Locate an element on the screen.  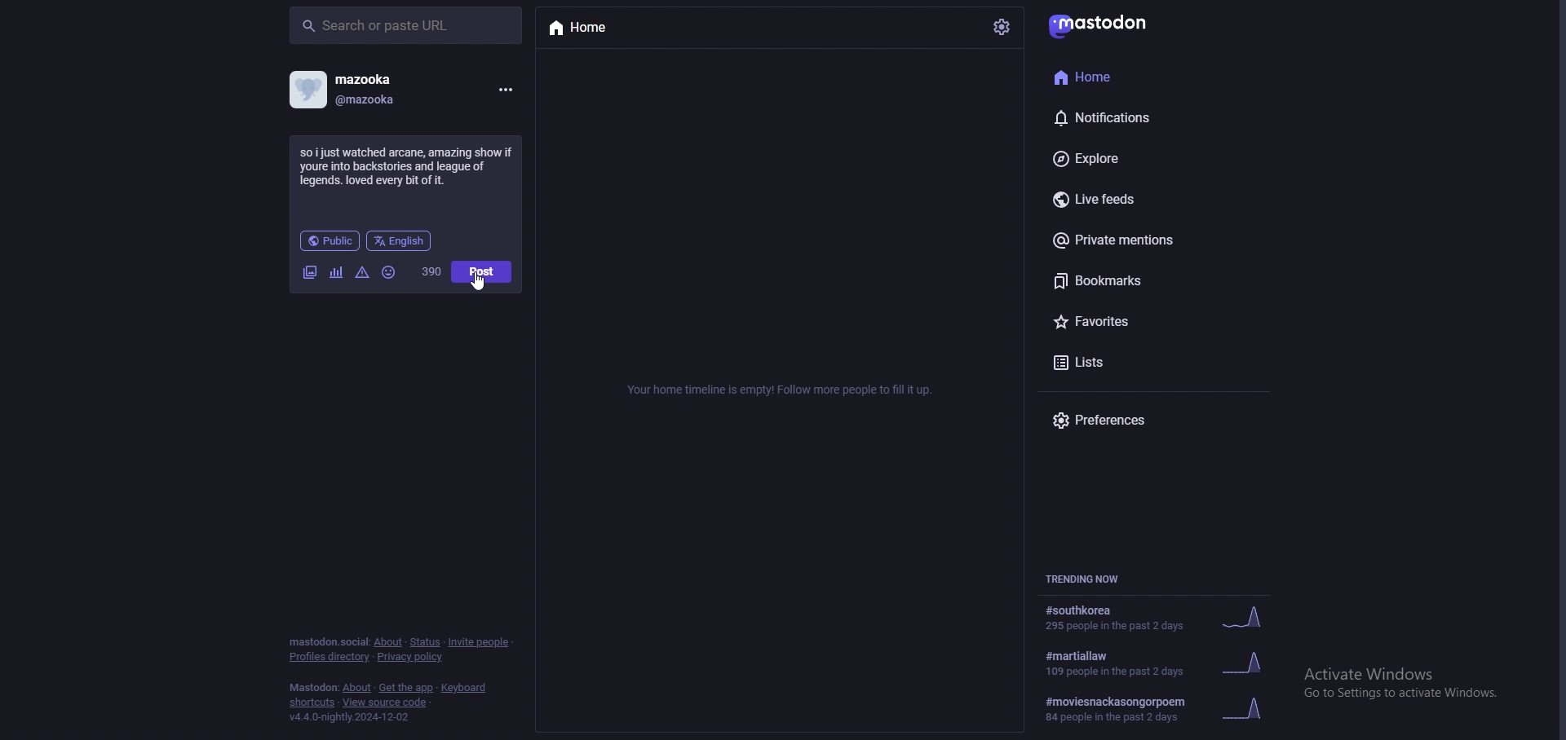
version is located at coordinates (352, 716).